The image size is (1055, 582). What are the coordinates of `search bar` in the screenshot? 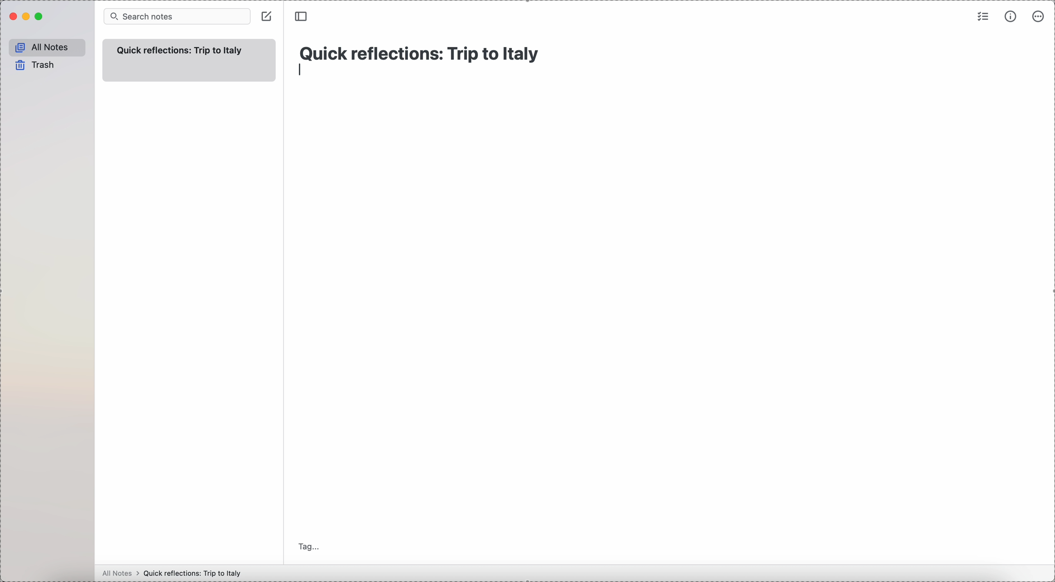 It's located at (177, 16).